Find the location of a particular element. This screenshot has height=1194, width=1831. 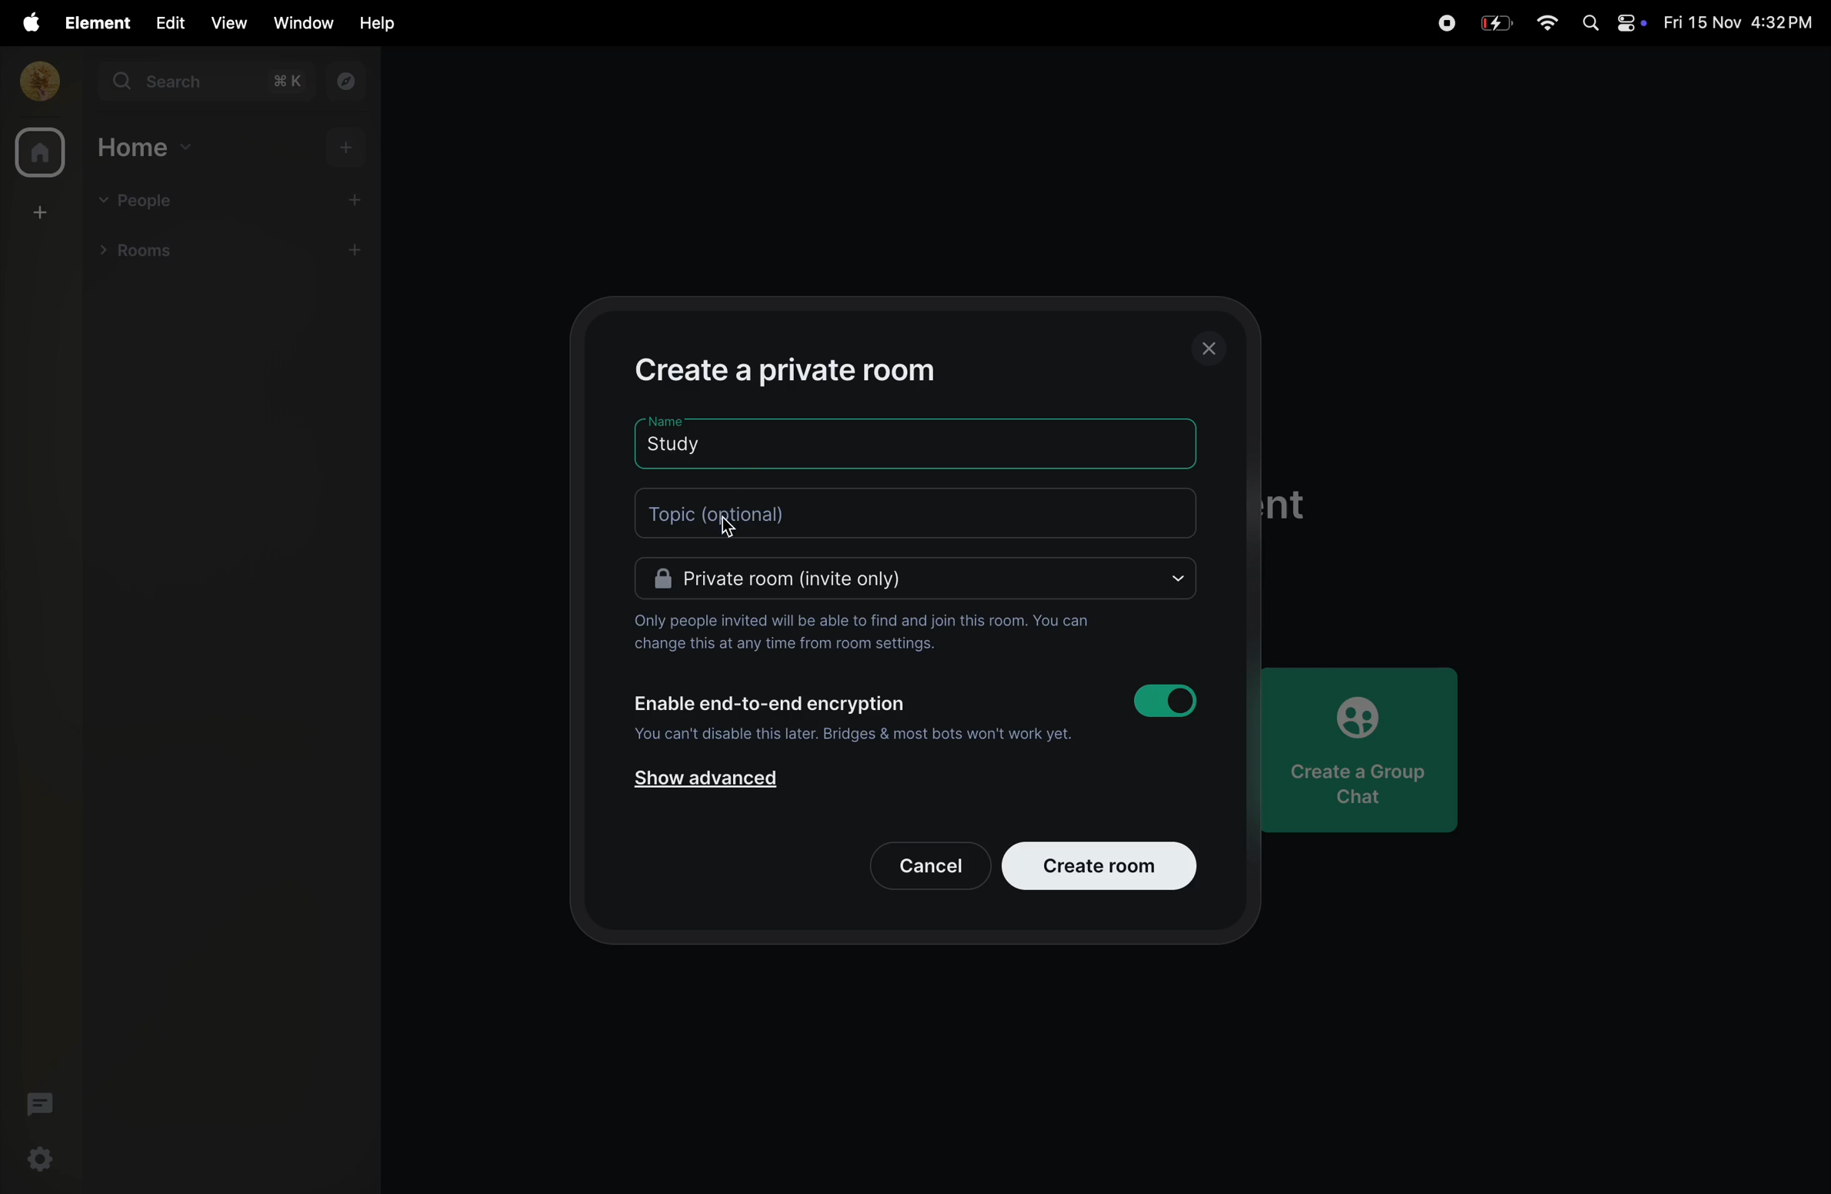

create a group chat is located at coordinates (1370, 745).